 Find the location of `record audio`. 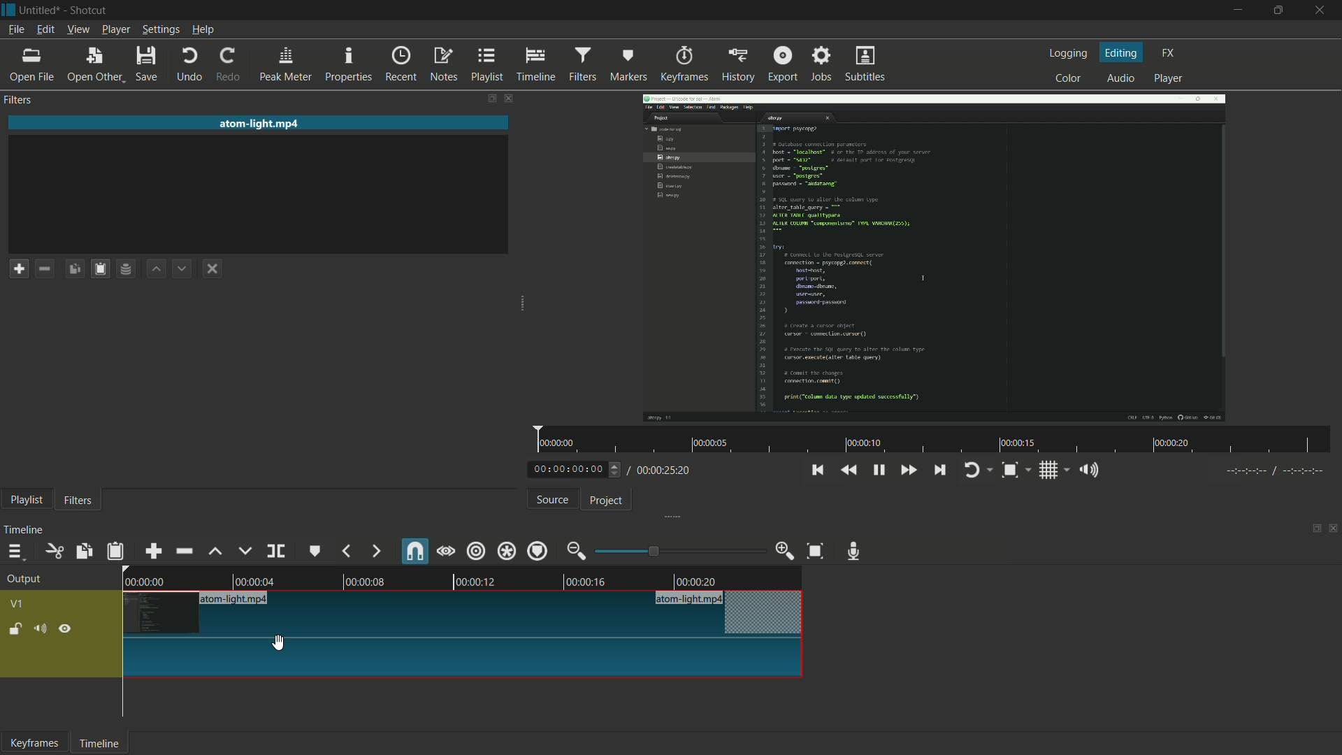

record audio is located at coordinates (853, 551).